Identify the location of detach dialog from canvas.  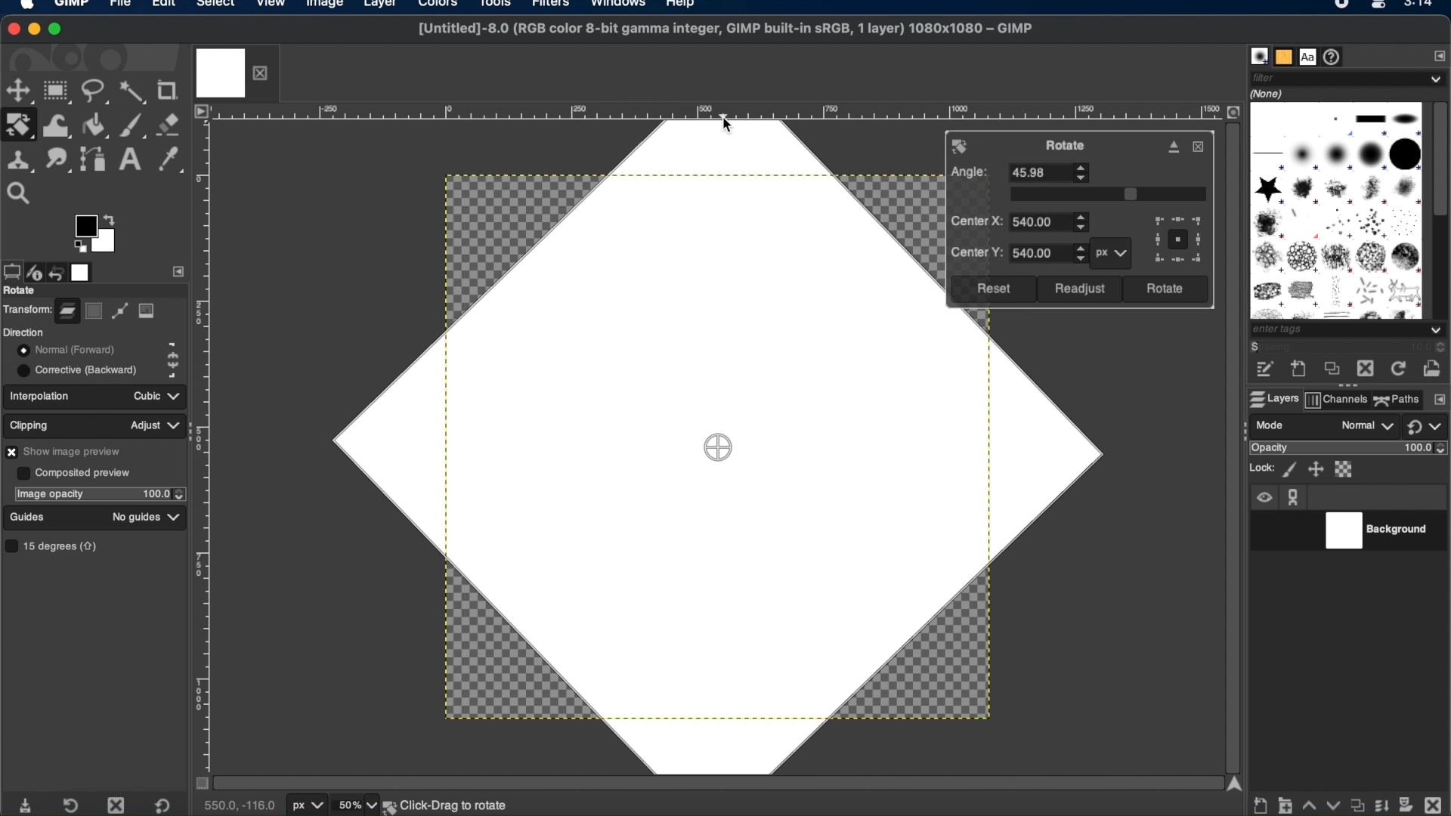
(1174, 147).